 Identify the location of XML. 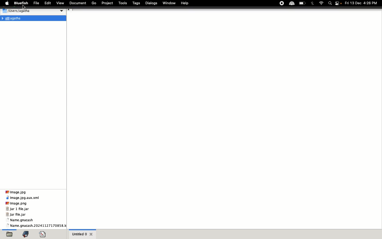
(23, 198).